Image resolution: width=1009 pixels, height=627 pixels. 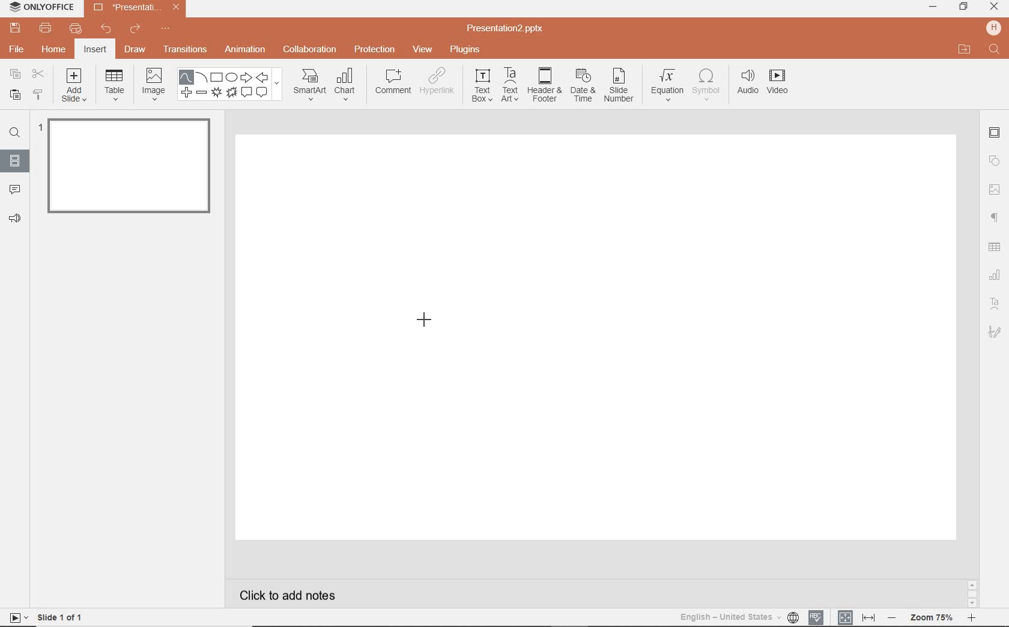 I want to click on TEXT LANGUAGE, so click(x=739, y=616).